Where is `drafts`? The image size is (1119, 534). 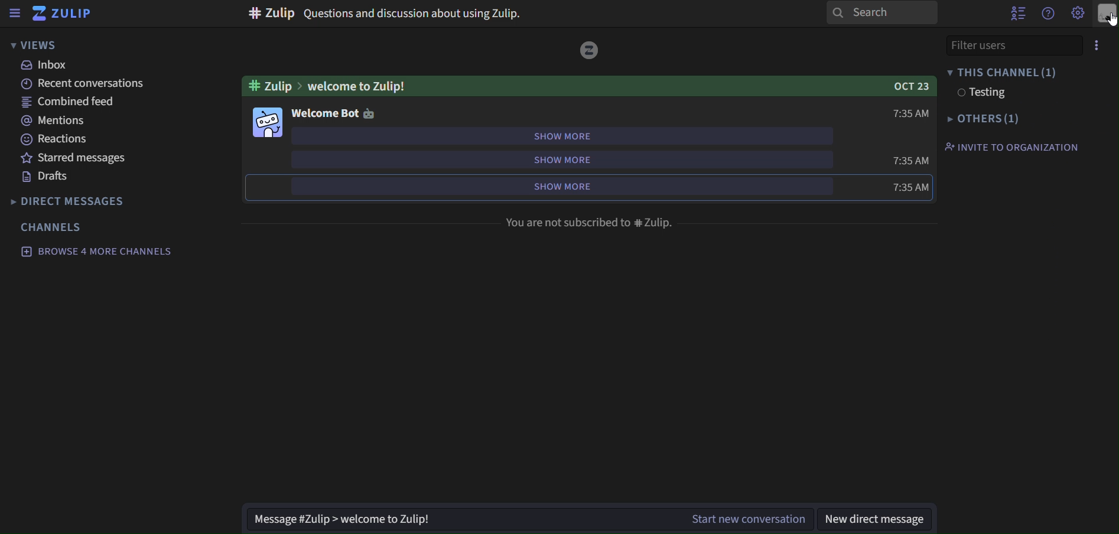
drafts is located at coordinates (51, 178).